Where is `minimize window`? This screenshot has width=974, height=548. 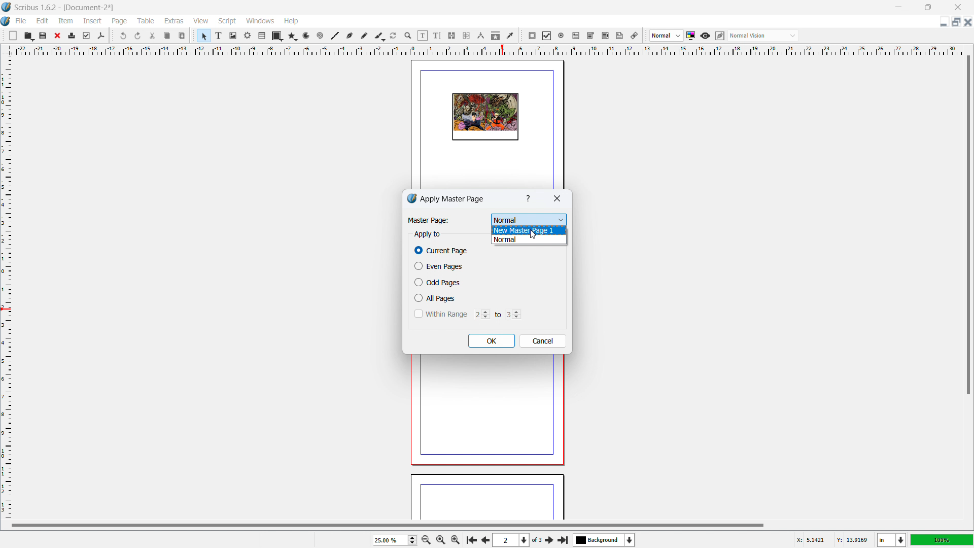 minimize window is located at coordinates (897, 7).